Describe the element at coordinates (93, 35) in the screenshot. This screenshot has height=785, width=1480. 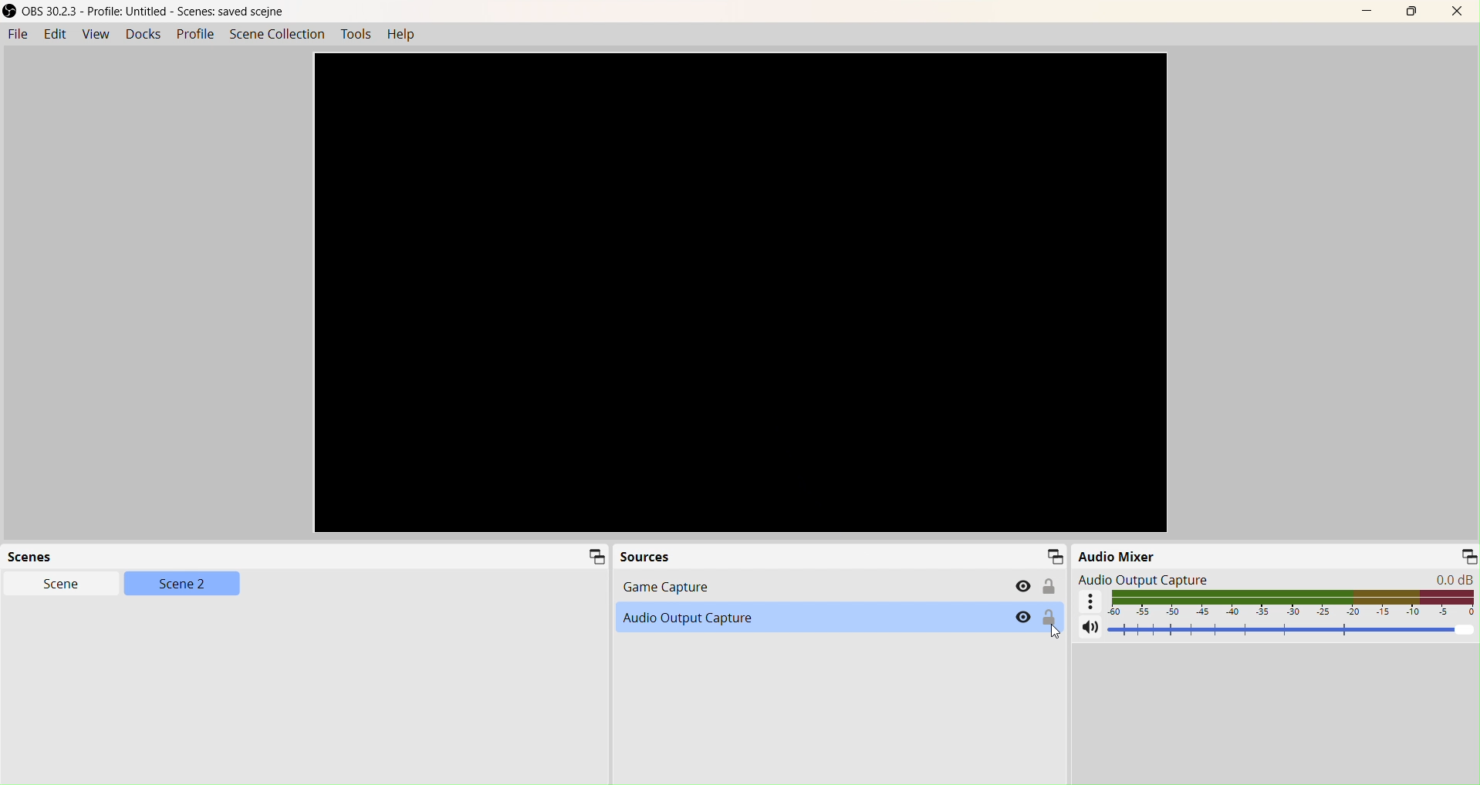
I see `View` at that location.